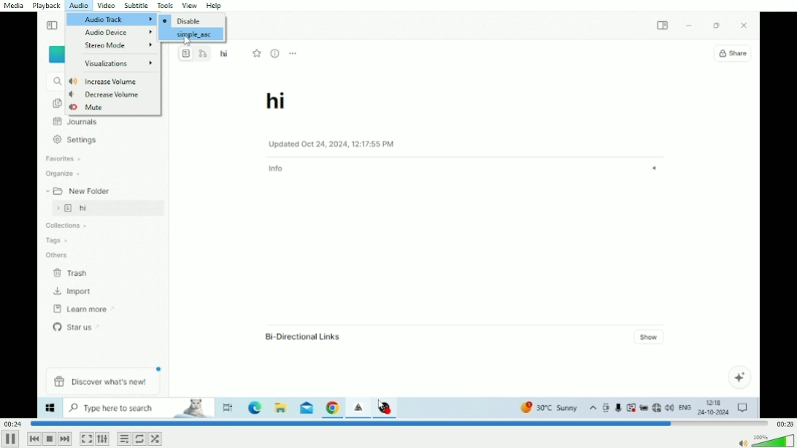 This screenshot has height=448, width=797. What do you see at coordinates (15, 6) in the screenshot?
I see `Media` at bounding box center [15, 6].